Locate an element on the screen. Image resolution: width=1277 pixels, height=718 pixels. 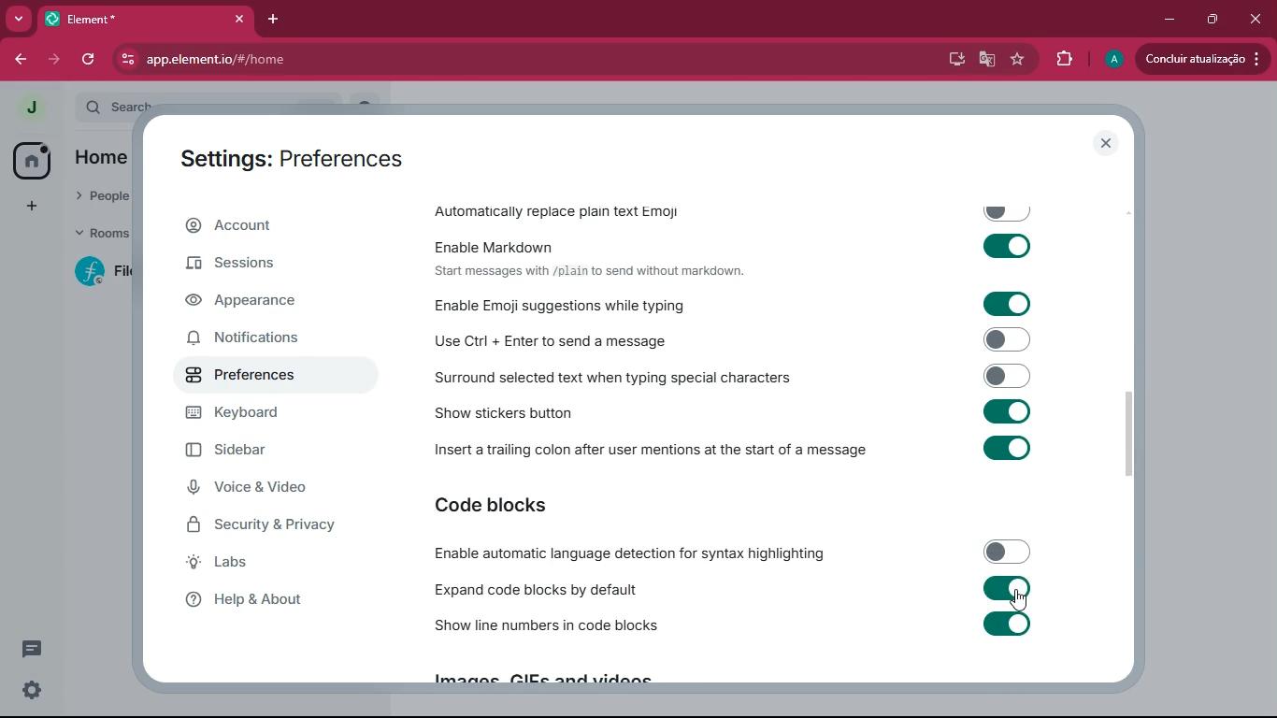
rooms is located at coordinates (96, 236).